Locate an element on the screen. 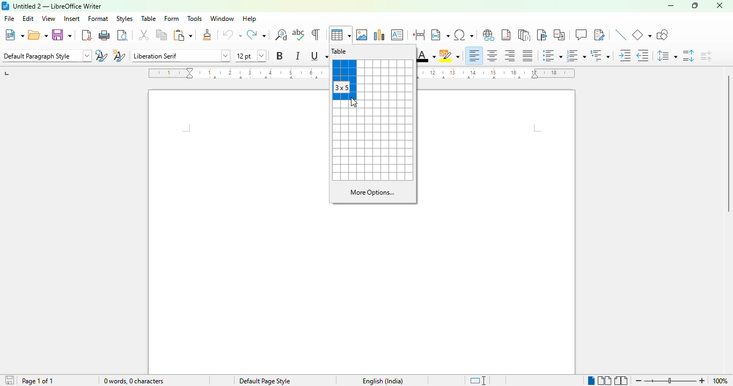 This screenshot has height=386, width=733. book view is located at coordinates (621, 381).